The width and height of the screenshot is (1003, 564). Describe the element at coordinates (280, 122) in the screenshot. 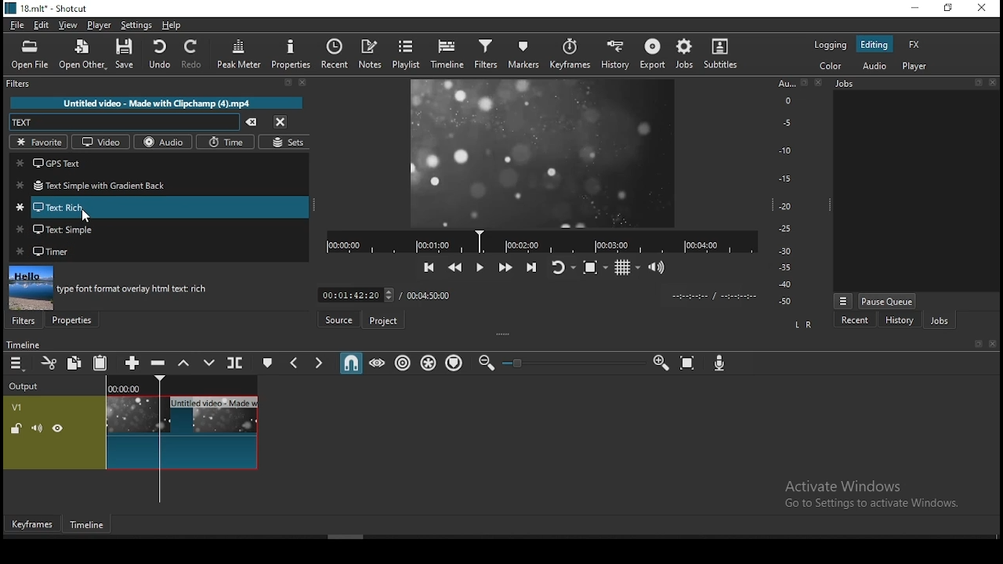

I see `close menu` at that location.